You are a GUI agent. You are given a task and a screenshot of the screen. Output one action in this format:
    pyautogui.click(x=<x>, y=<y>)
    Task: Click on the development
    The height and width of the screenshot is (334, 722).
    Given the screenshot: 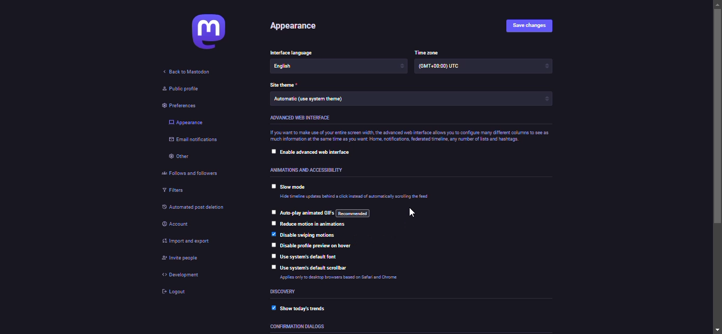 What is the action you would take?
    pyautogui.click(x=183, y=275)
    